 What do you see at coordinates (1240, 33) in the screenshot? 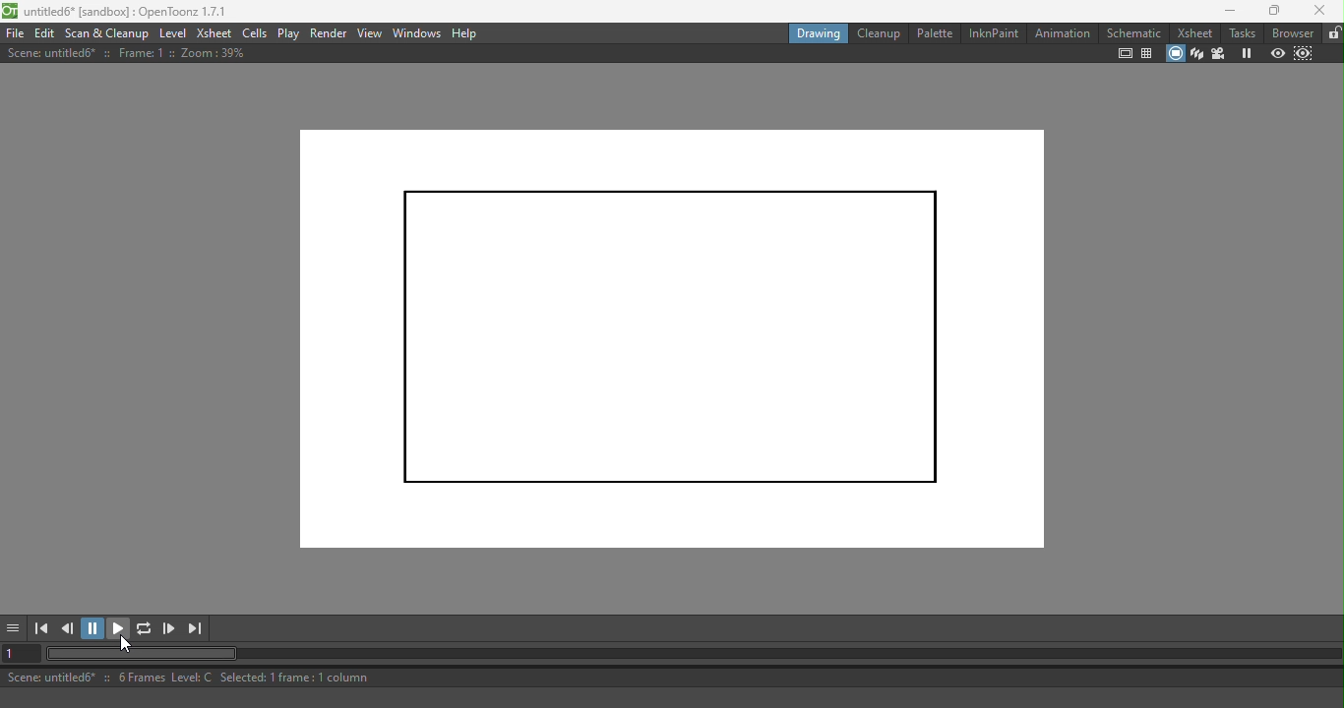
I see `Tasks` at bounding box center [1240, 33].